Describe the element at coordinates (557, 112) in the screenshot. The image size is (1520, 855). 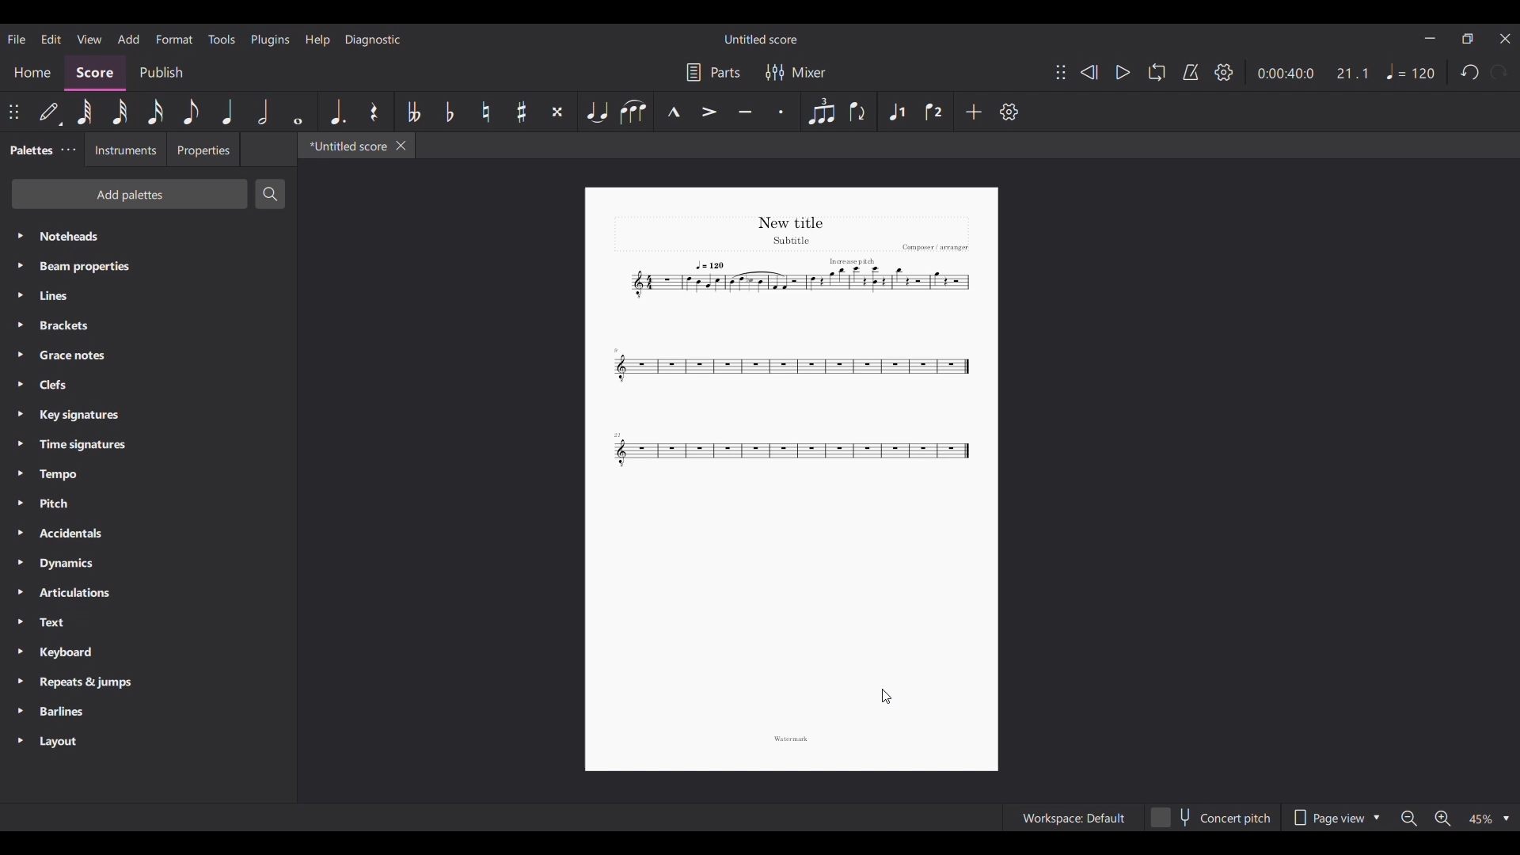
I see `Toggle double sharp` at that location.